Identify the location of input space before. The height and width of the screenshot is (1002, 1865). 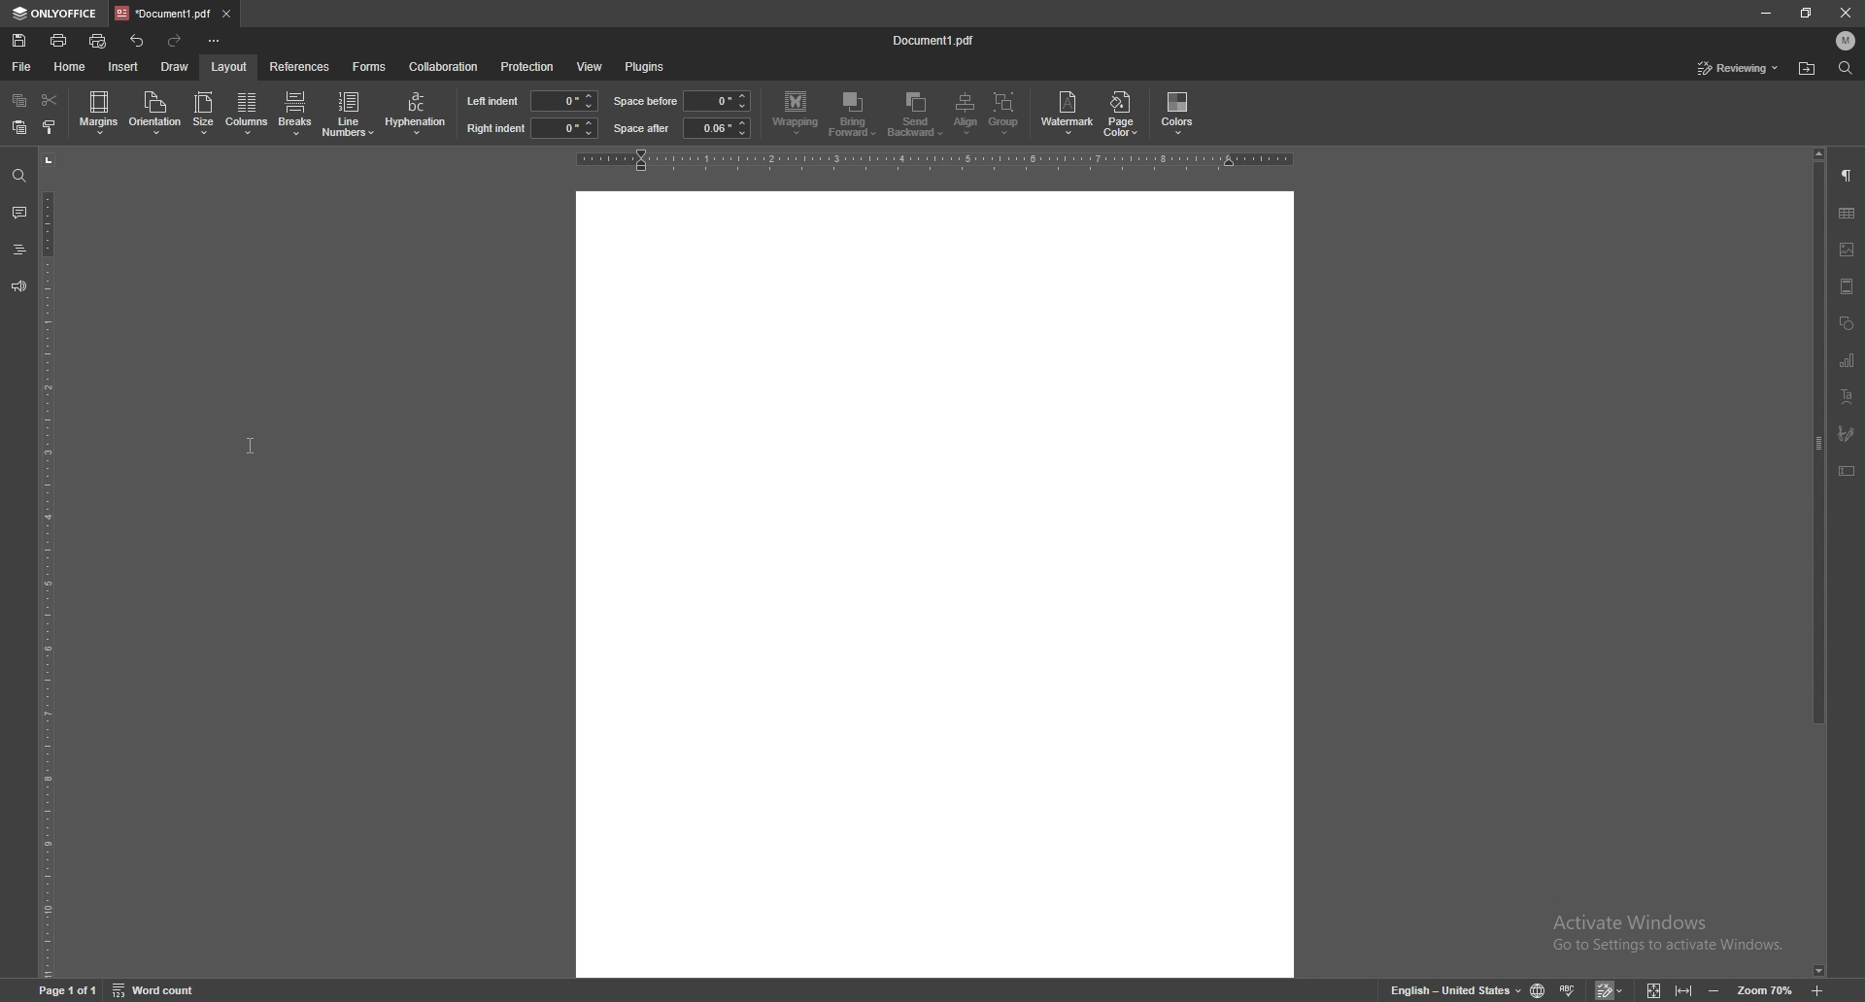
(715, 101).